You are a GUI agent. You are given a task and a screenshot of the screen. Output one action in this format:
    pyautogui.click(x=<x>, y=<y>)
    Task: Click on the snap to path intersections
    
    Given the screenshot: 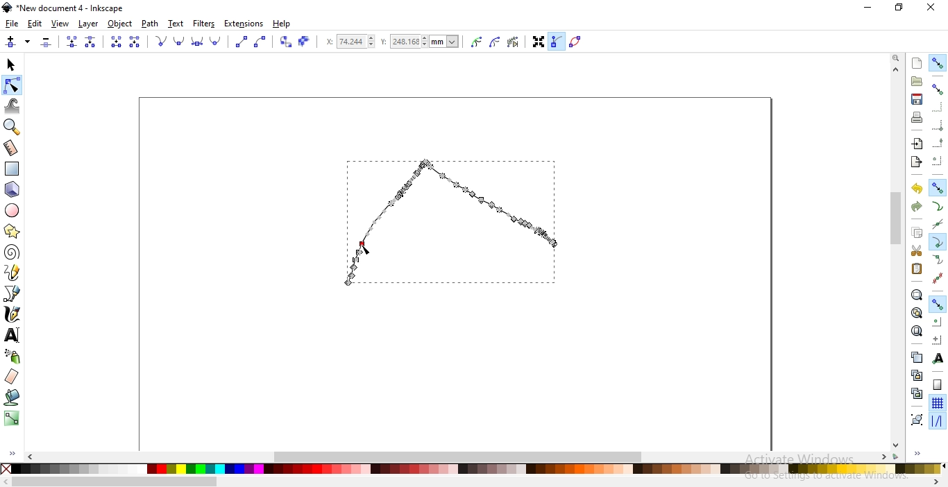 What is the action you would take?
    pyautogui.click(x=936, y=223)
    